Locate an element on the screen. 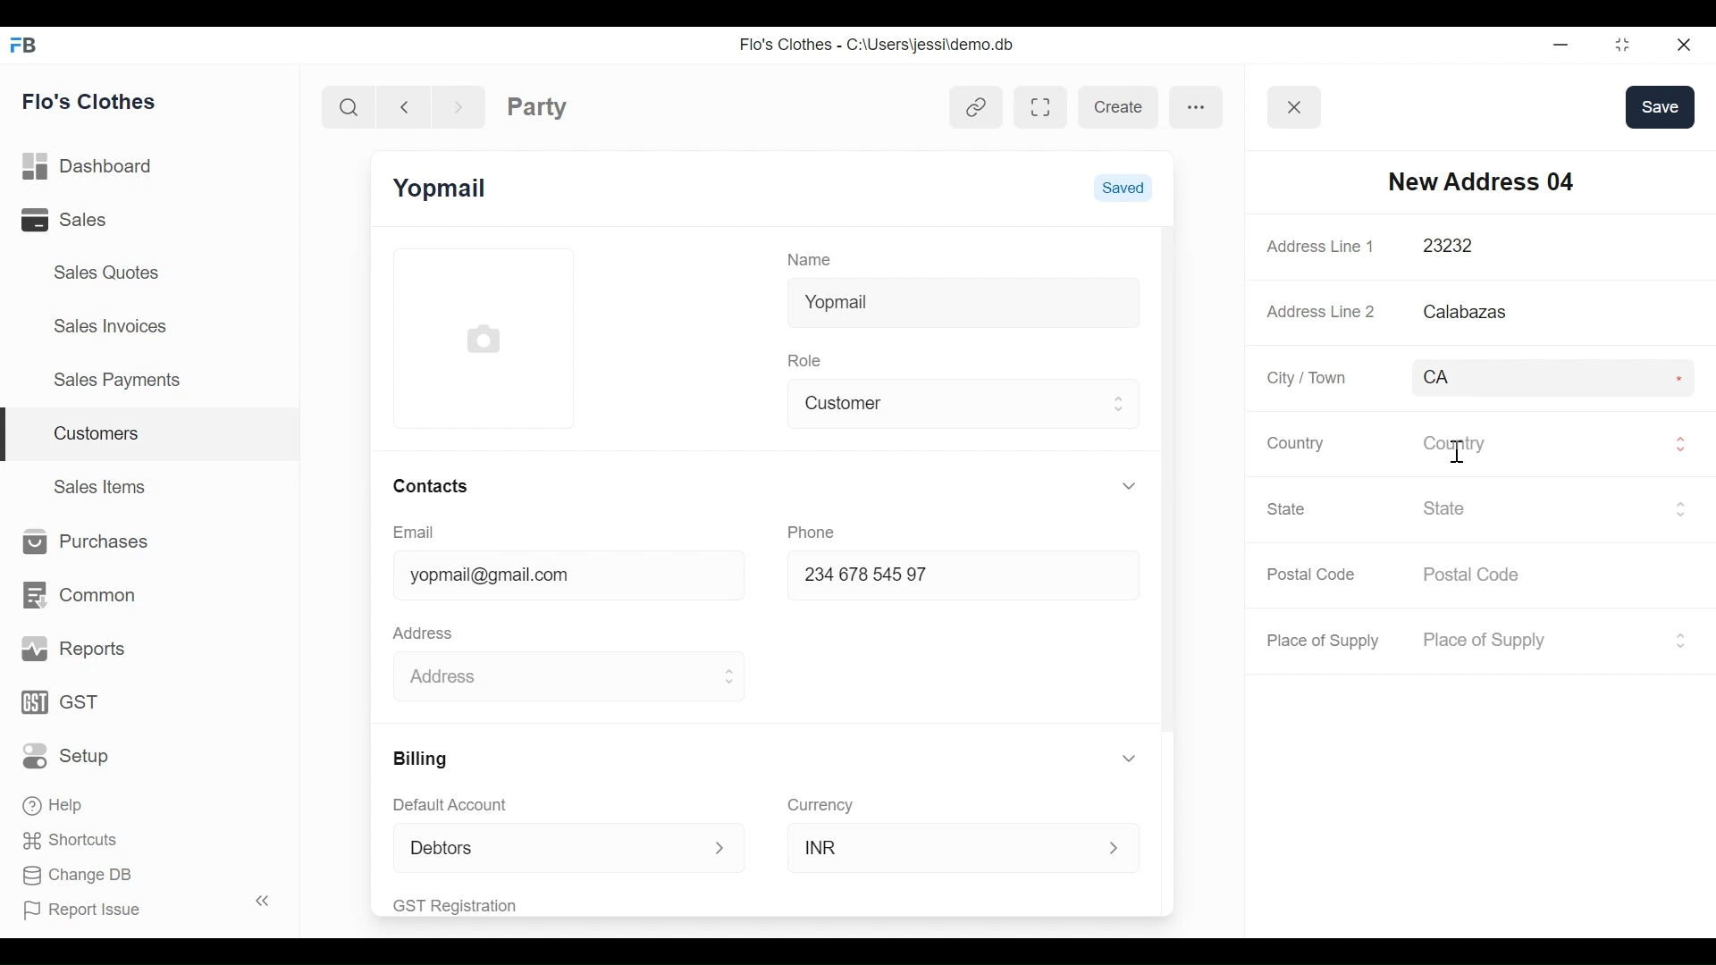  Phone is located at coordinates (817, 530).